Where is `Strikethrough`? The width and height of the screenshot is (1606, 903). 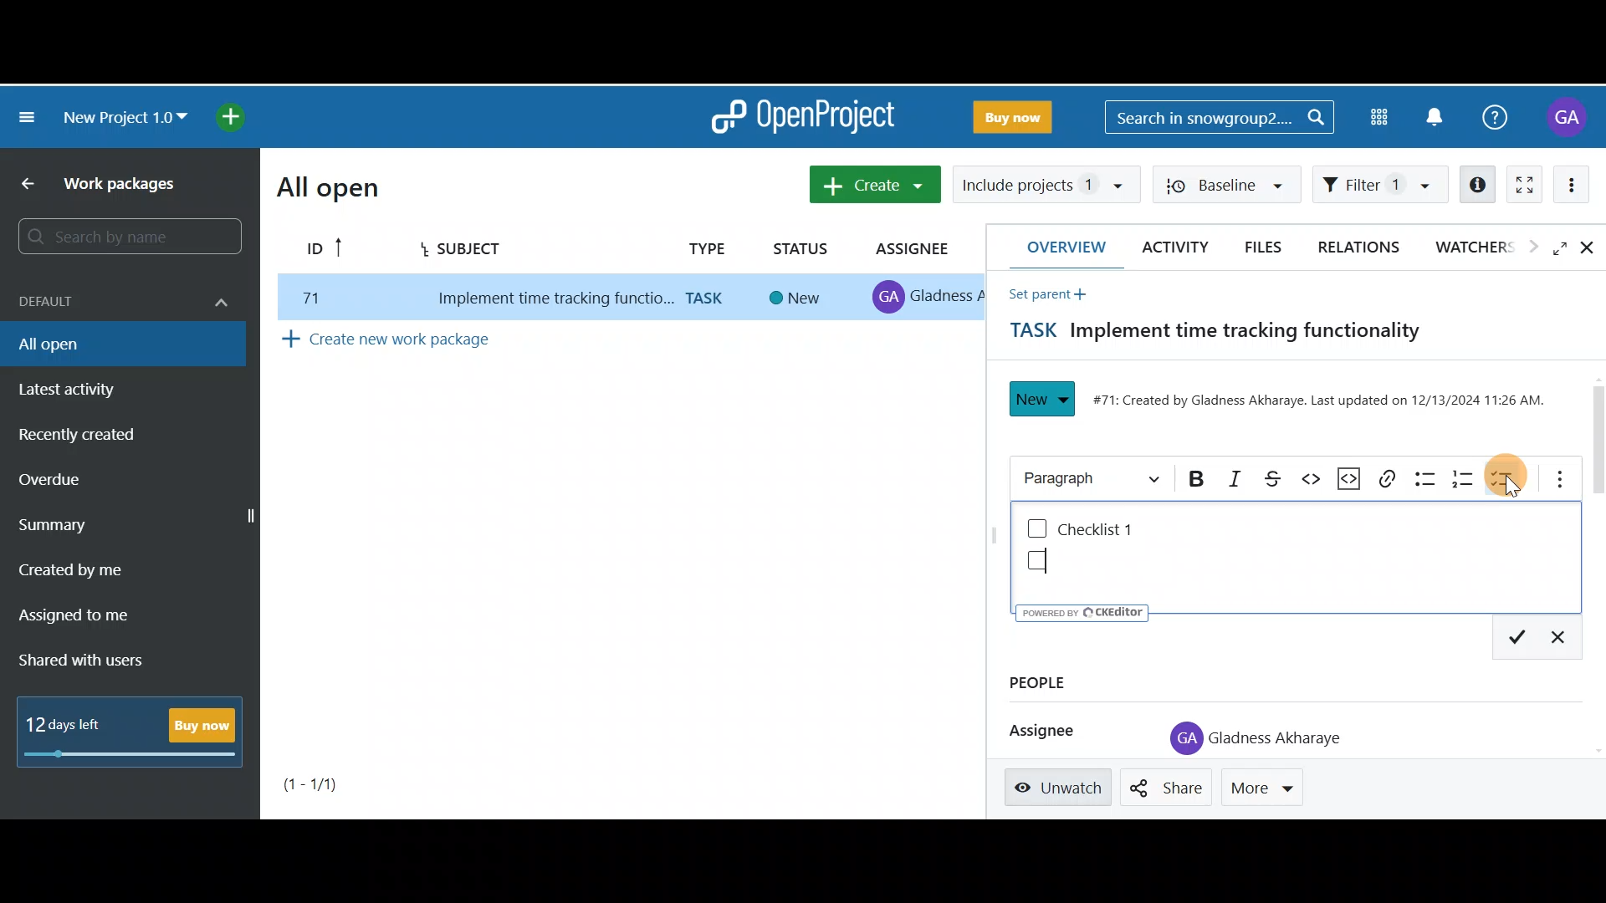 Strikethrough is located at coordinates (1280, 478).